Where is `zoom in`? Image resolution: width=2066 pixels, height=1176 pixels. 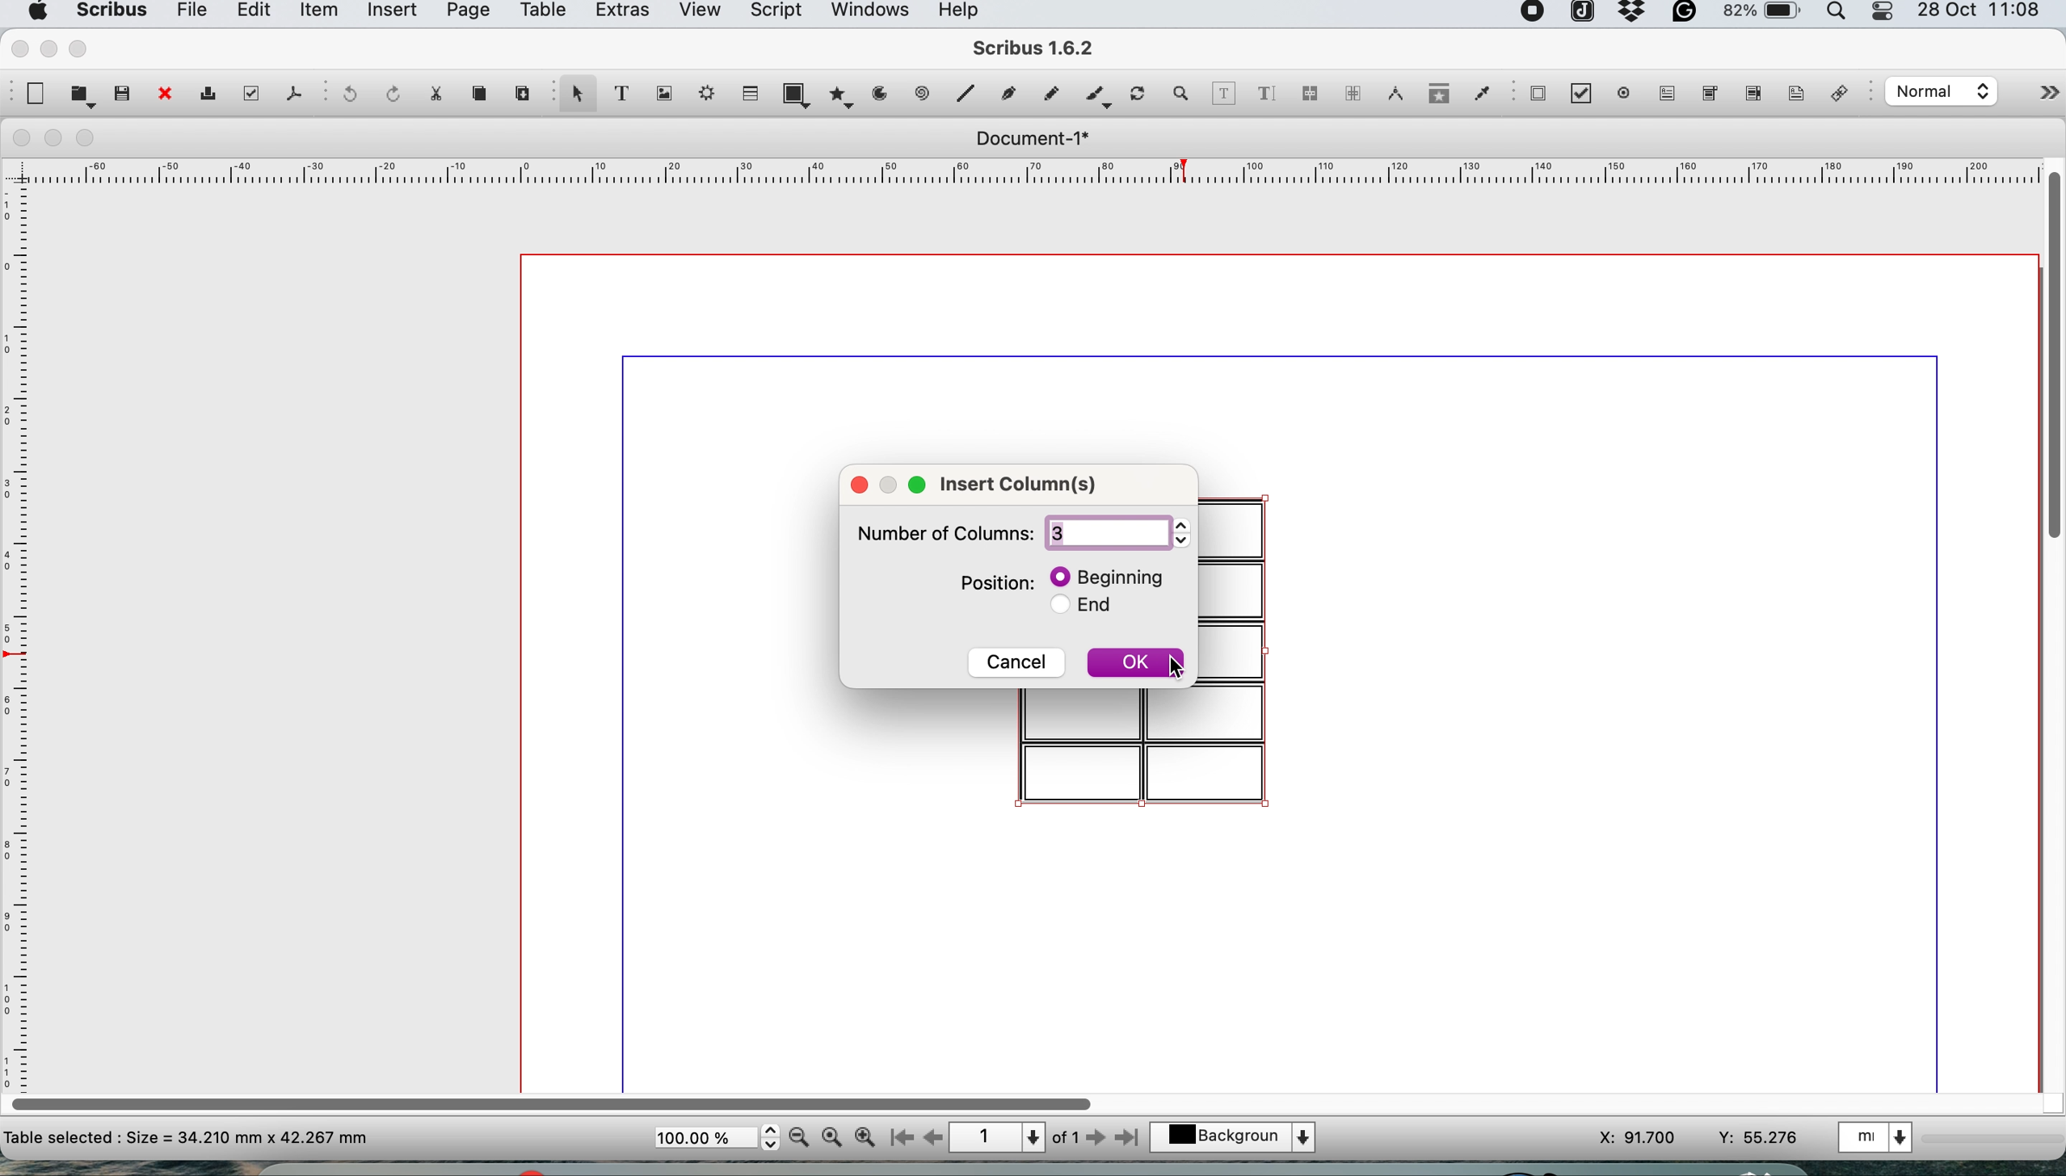 zoom in is located at coordinates (866, 1137).